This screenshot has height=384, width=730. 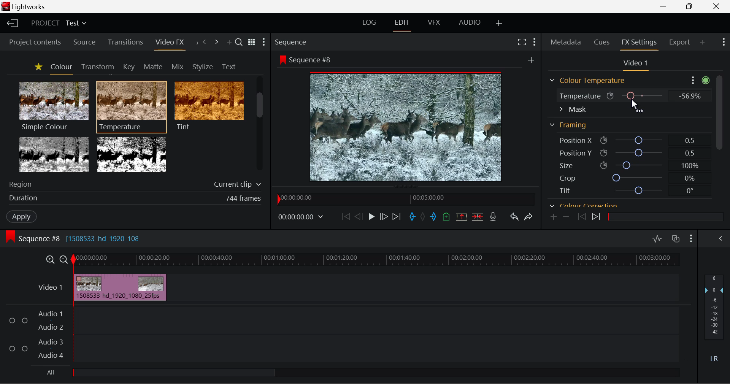 What do you see at coordinates (49, 314) in the screenshot?
I see `Audio 1` at bounding box center [49, 314].